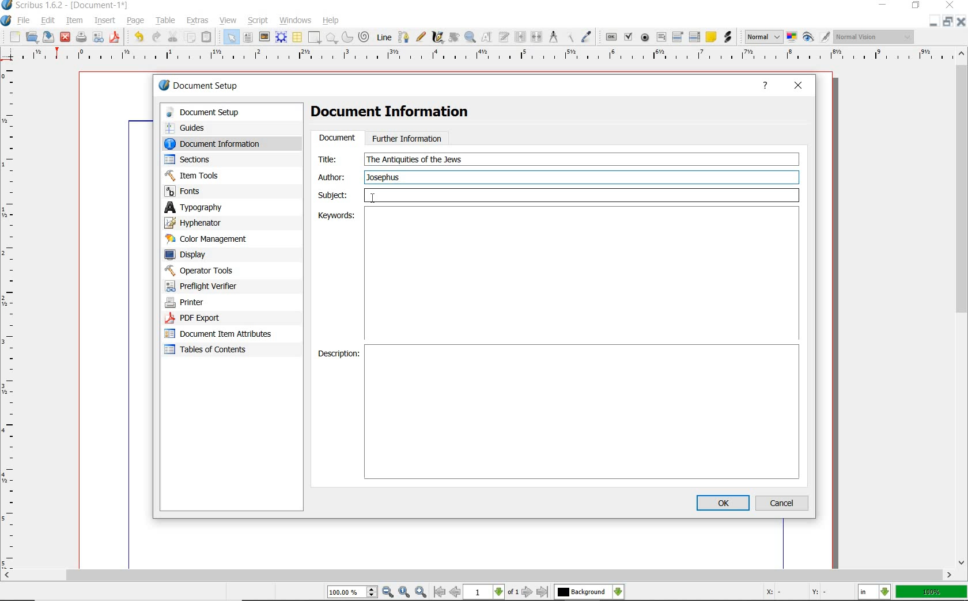 This screenshot has width=968, height=601. Describe the element at coordinates (199, 85) in the screenshot. I see `document setup` at that location.